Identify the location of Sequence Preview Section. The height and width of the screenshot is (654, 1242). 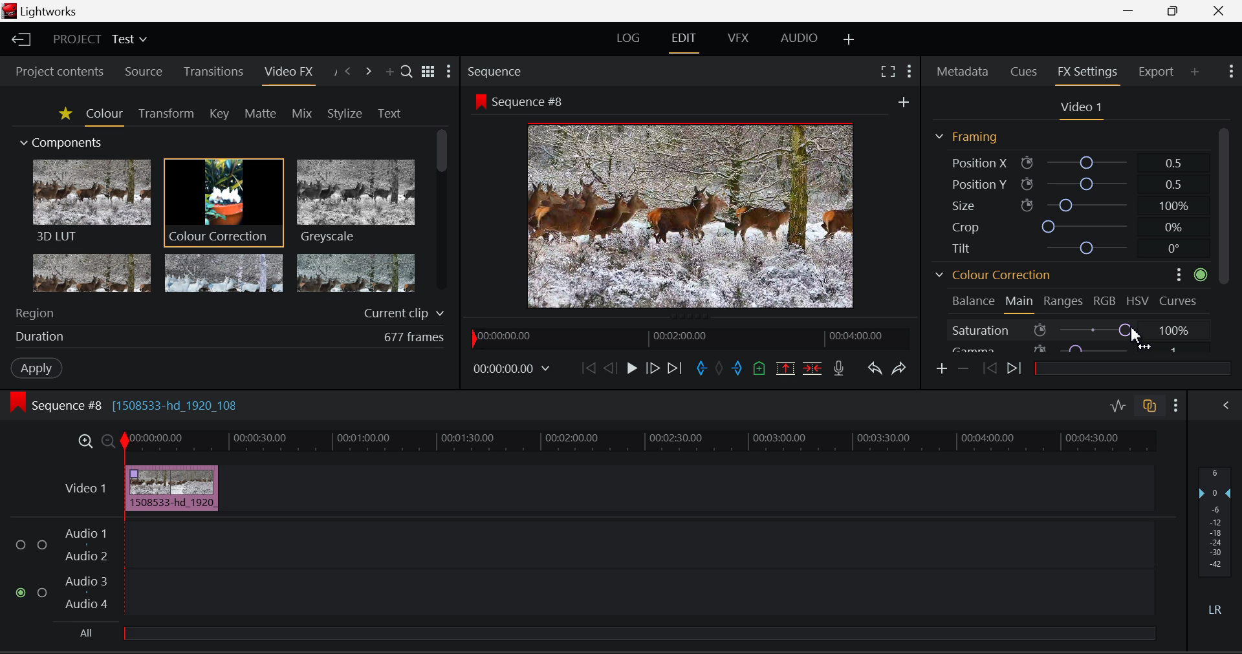
(497, 72).